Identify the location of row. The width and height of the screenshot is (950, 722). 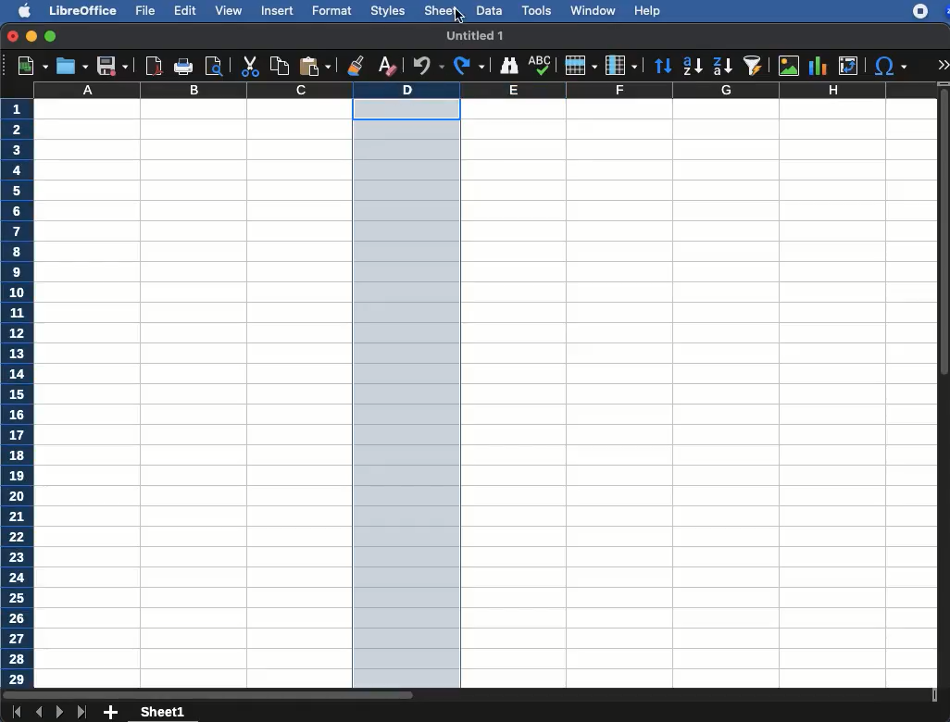
(581, 66).